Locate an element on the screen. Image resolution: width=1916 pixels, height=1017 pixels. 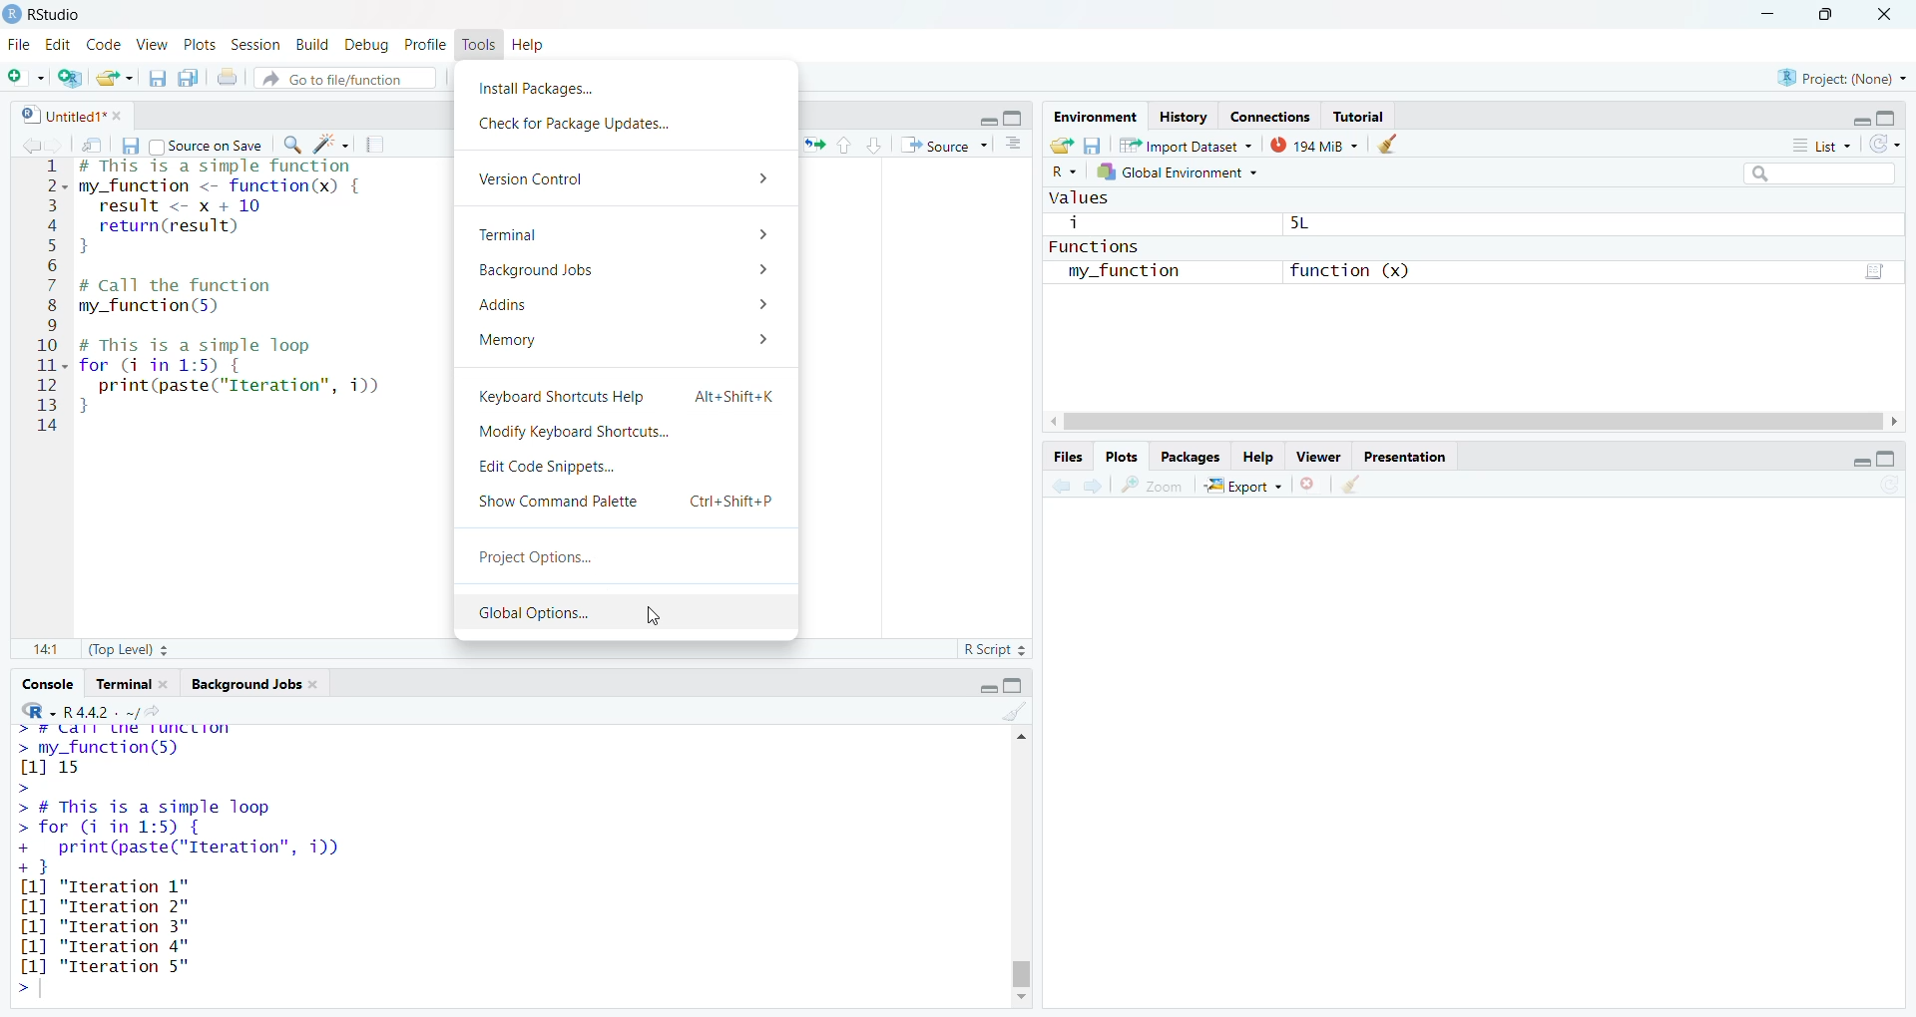
empty plot area is located at coordinates (1482, 765).